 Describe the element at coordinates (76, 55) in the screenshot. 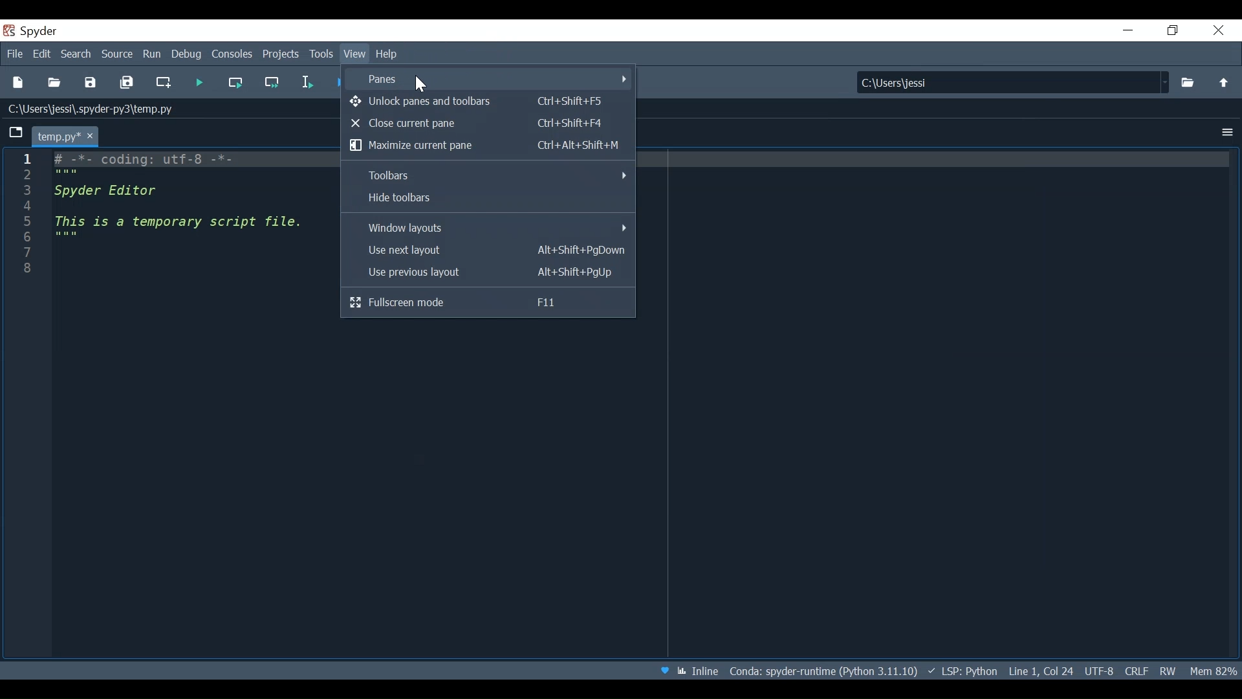

I see `Search` at that location.